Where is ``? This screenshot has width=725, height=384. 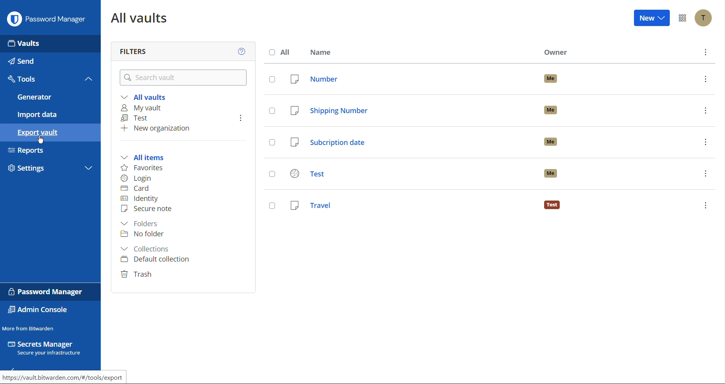  is located at coordinates (272, 80).